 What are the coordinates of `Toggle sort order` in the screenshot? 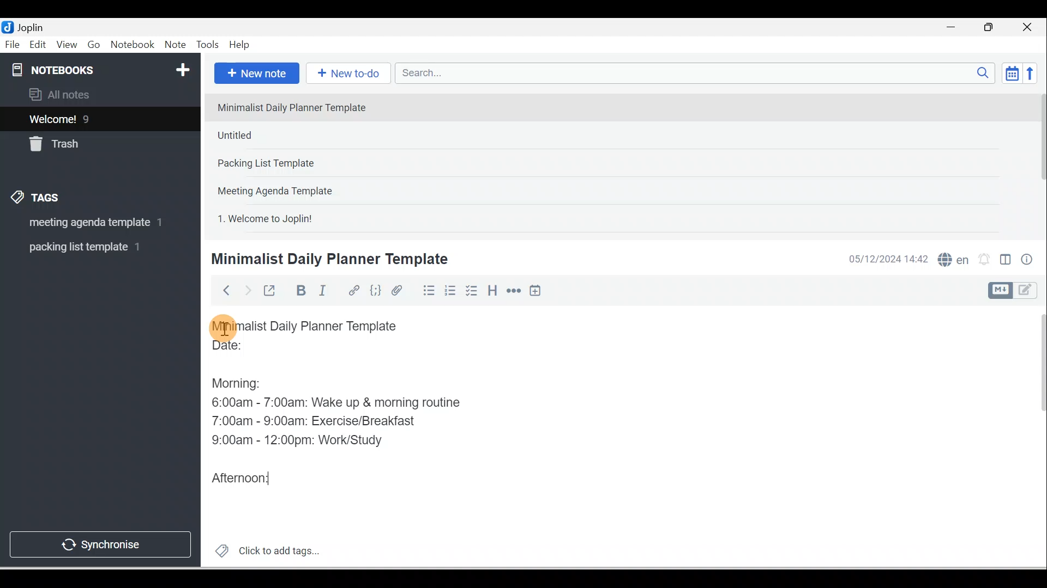 It's located at (1012, 72).